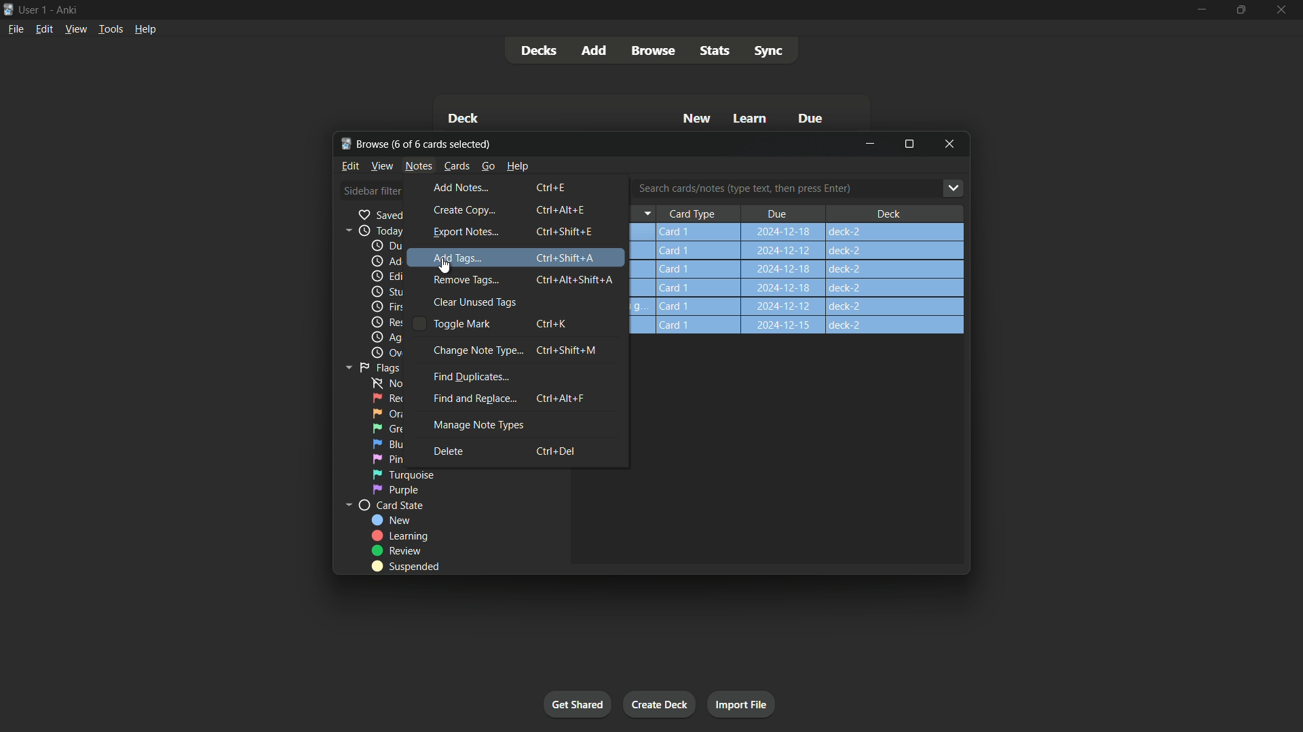 The height and width of the screenshot is (732, 1303). Describe the element at coordinates (768, 51) in the screenshot. I see `Sync` at that location.